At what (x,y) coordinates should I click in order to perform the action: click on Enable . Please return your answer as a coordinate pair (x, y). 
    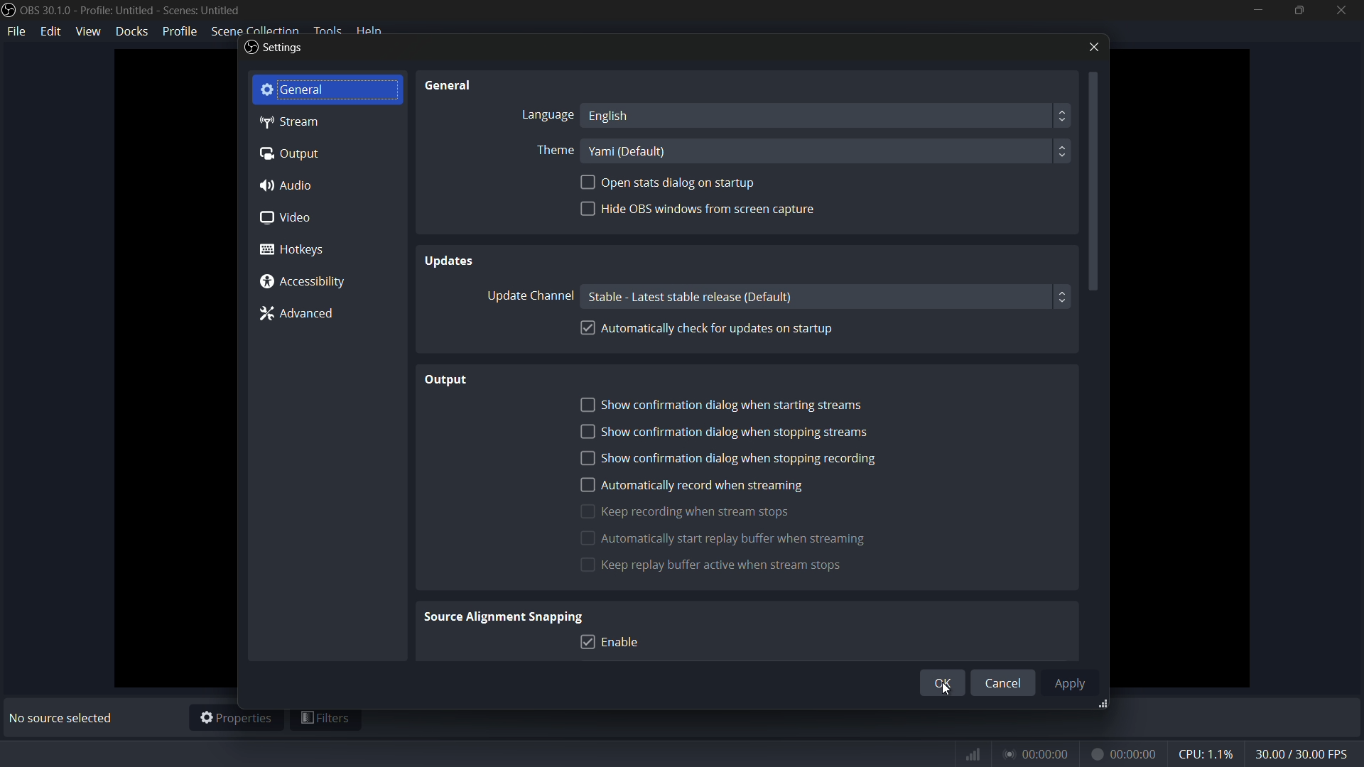
    Looking at the image, I should click on (615, 642).